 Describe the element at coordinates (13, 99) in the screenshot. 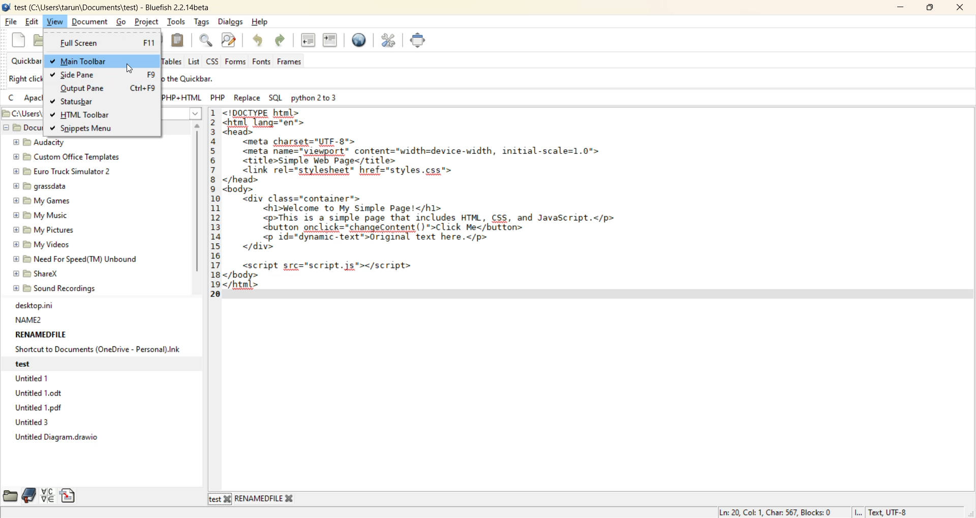

I see `c` at that location.